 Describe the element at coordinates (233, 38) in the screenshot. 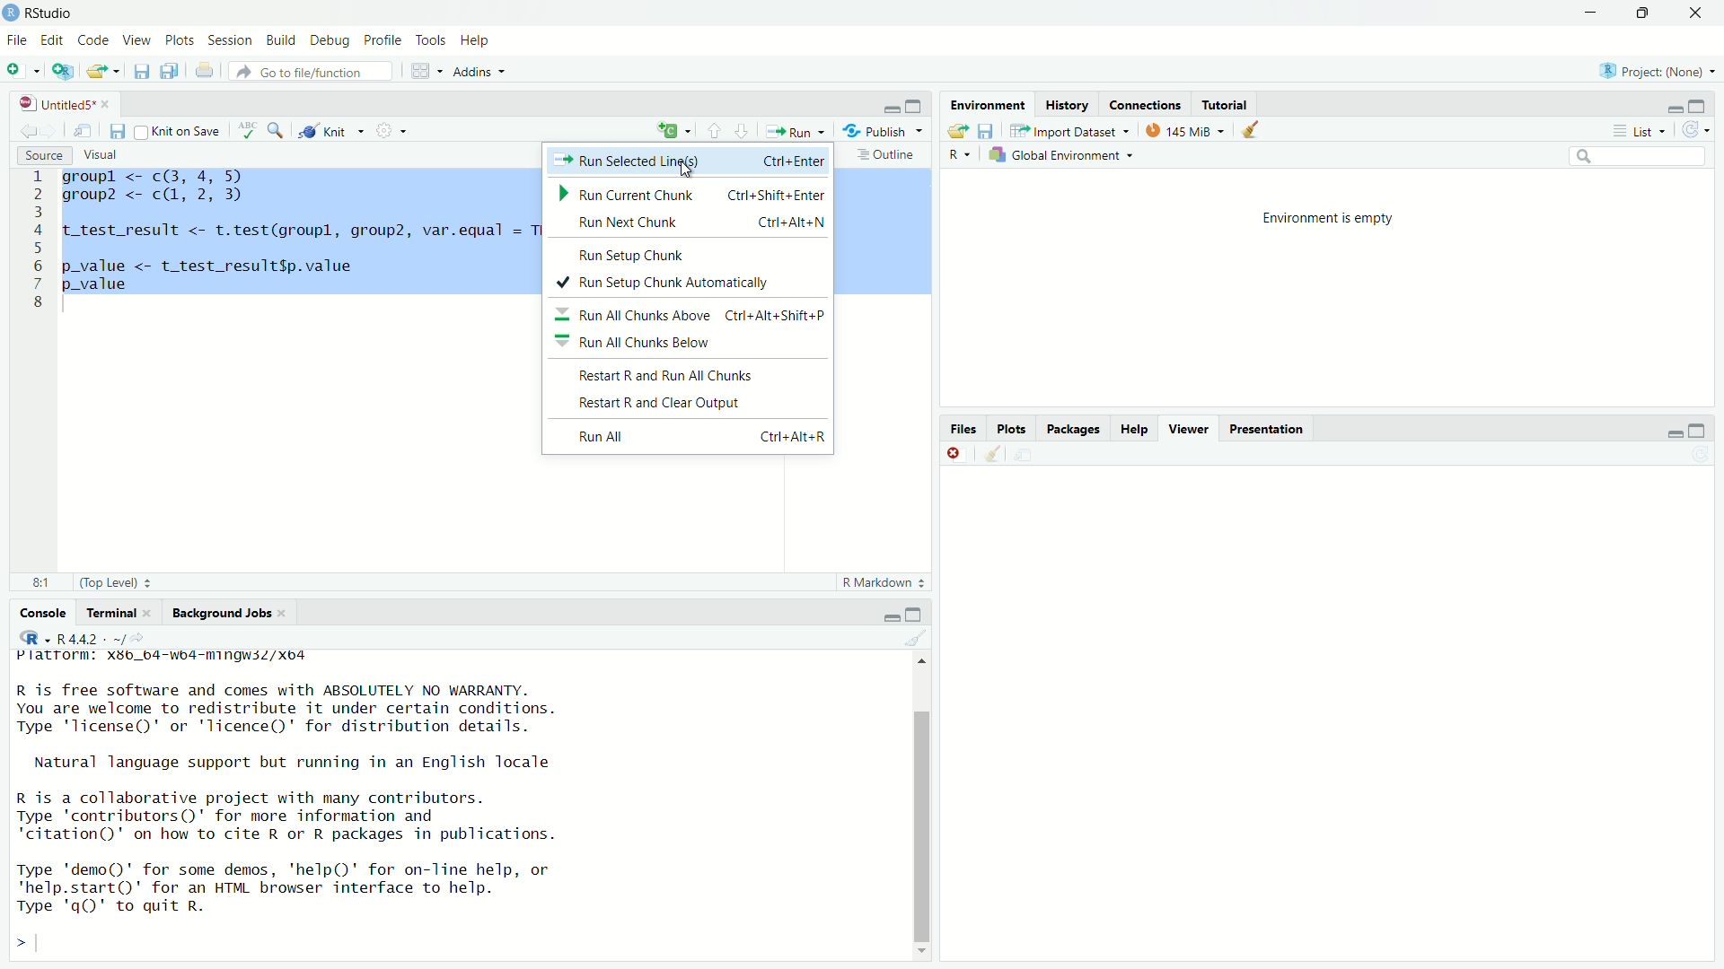

I see `Session` at that location.